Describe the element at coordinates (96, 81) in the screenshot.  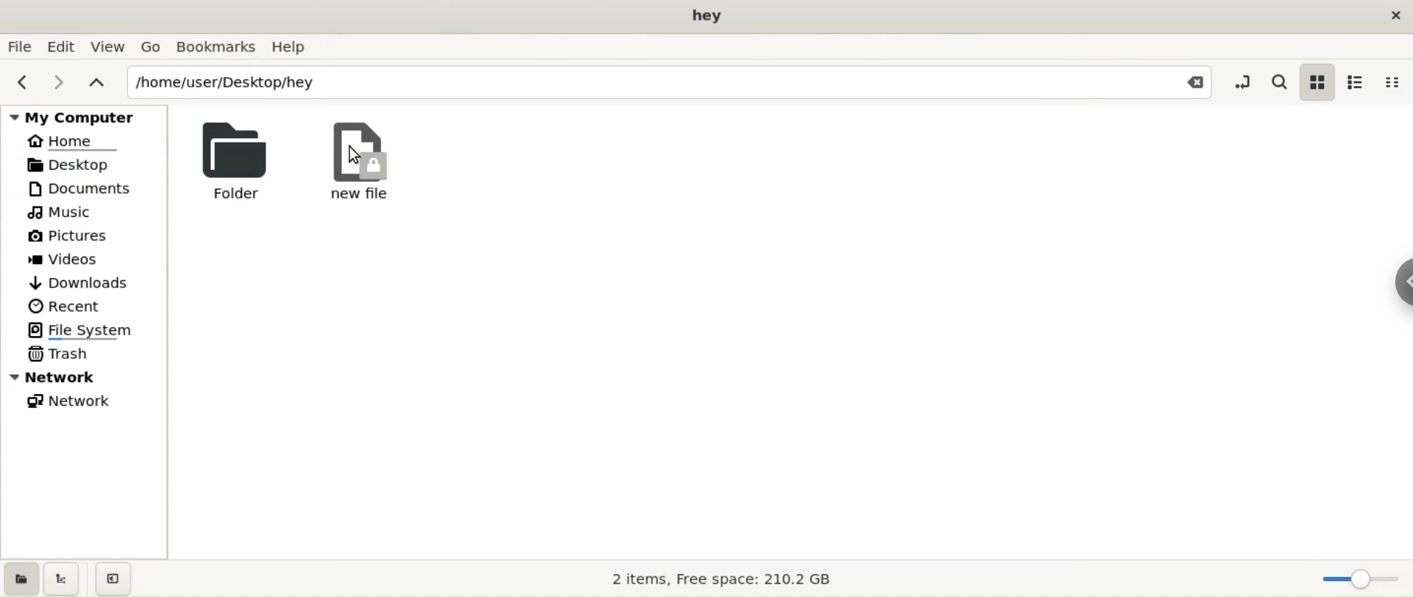
I see `parent folders` at that location.